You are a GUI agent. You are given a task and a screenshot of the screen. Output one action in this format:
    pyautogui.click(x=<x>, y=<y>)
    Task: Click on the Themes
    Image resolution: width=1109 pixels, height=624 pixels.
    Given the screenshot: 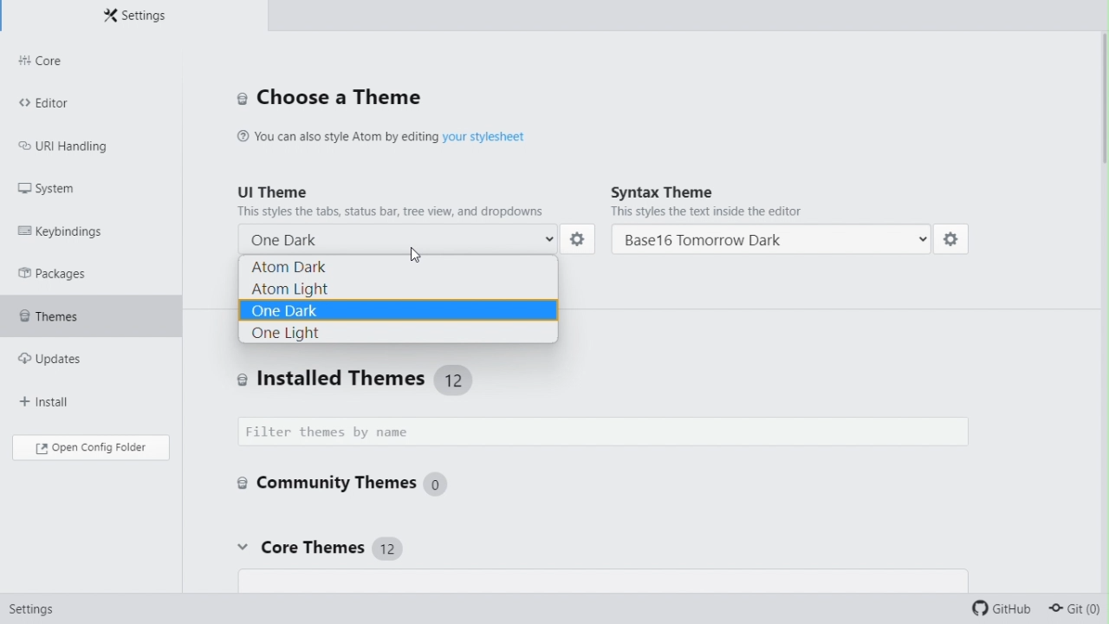 What is the action you would take?
    pyautogui.click(x=91, y=311)
    